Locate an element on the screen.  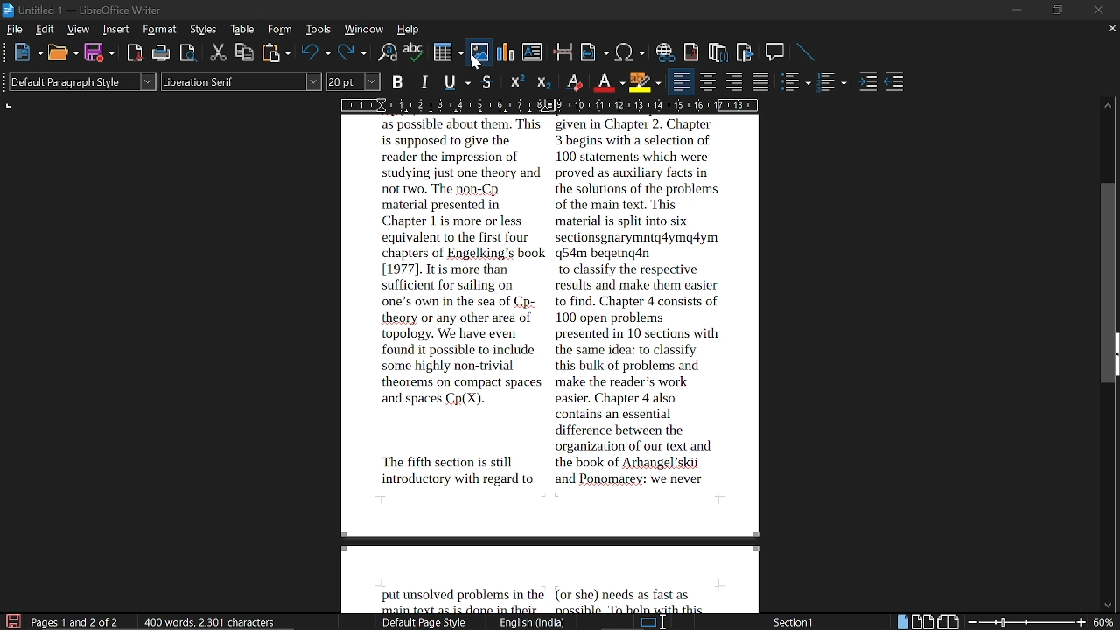
form is located at coordinates (282, 30).